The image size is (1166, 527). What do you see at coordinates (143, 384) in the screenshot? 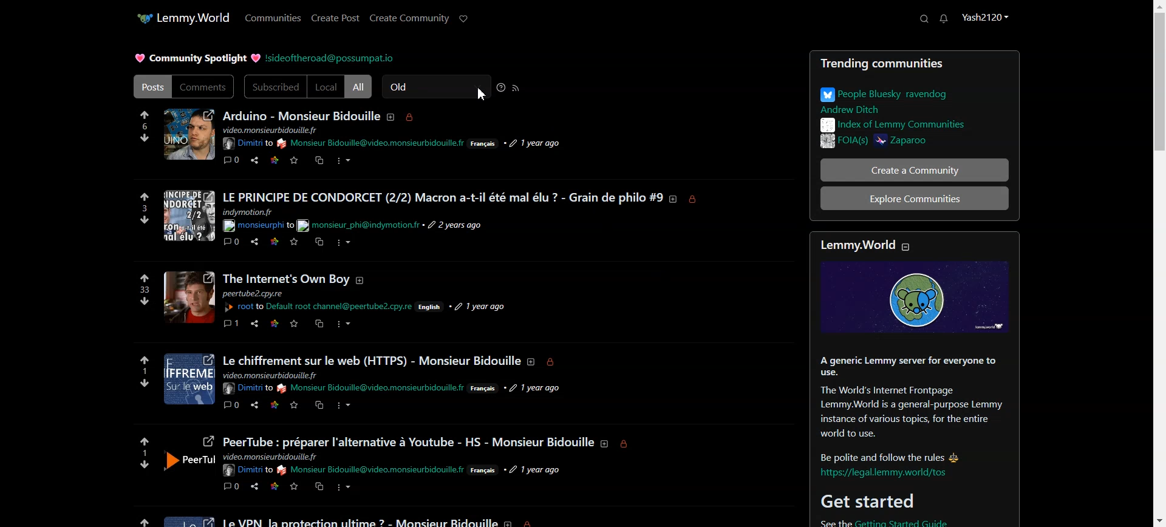
I see `downvotes` at bounding box center [143, 384].